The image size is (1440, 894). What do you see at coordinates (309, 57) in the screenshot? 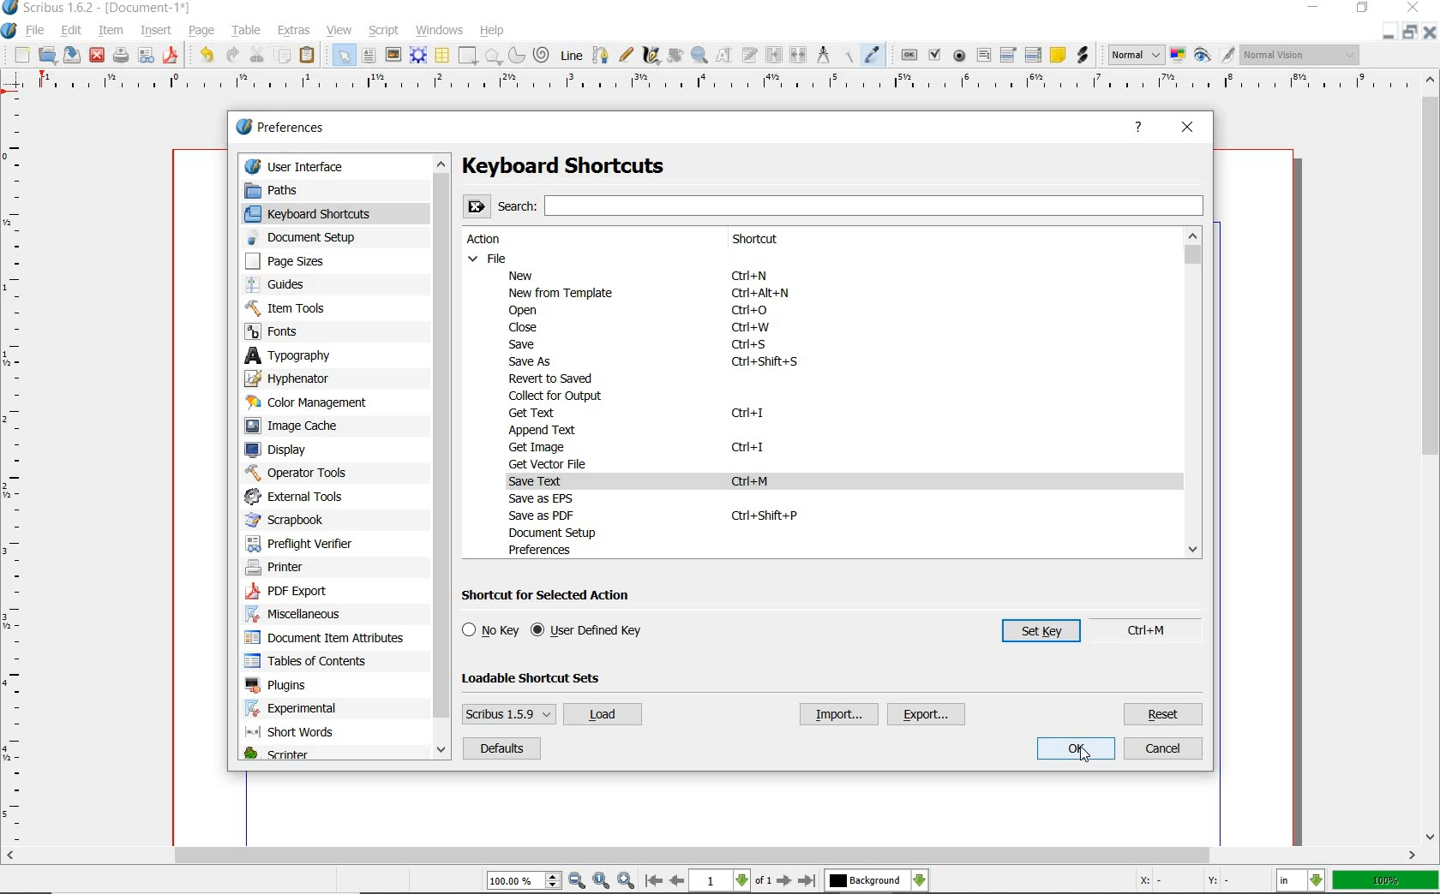
I see `paste` at bounding box center [309, 57].